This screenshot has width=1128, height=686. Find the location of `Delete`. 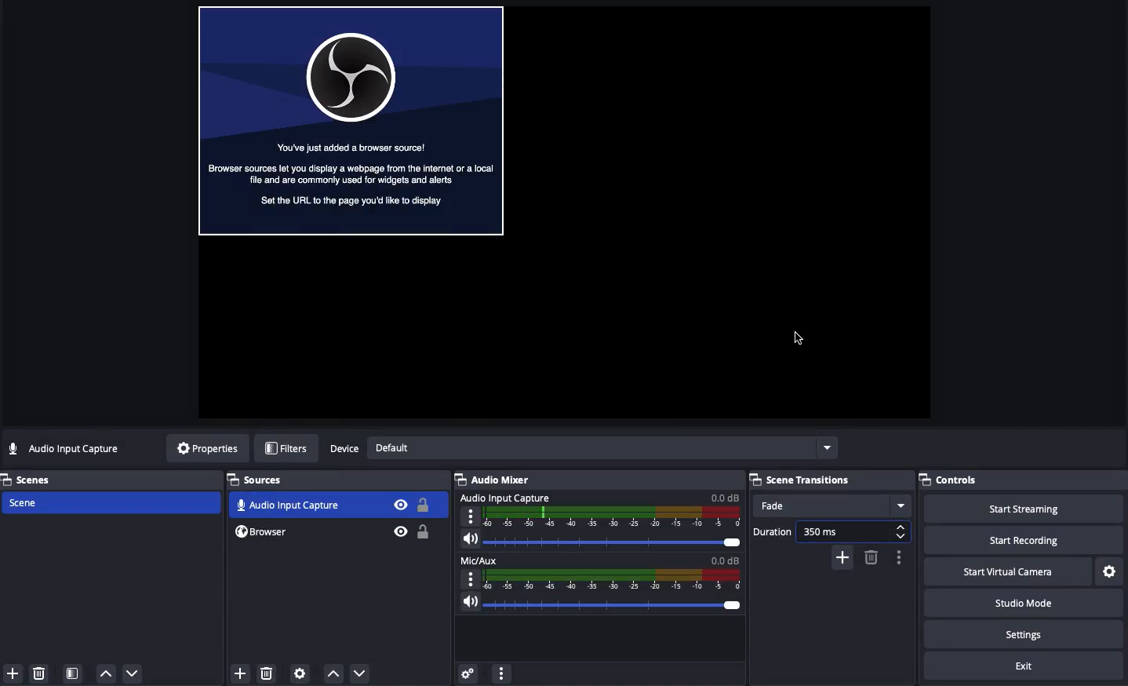

Delete is located at coordinates (41, 673).